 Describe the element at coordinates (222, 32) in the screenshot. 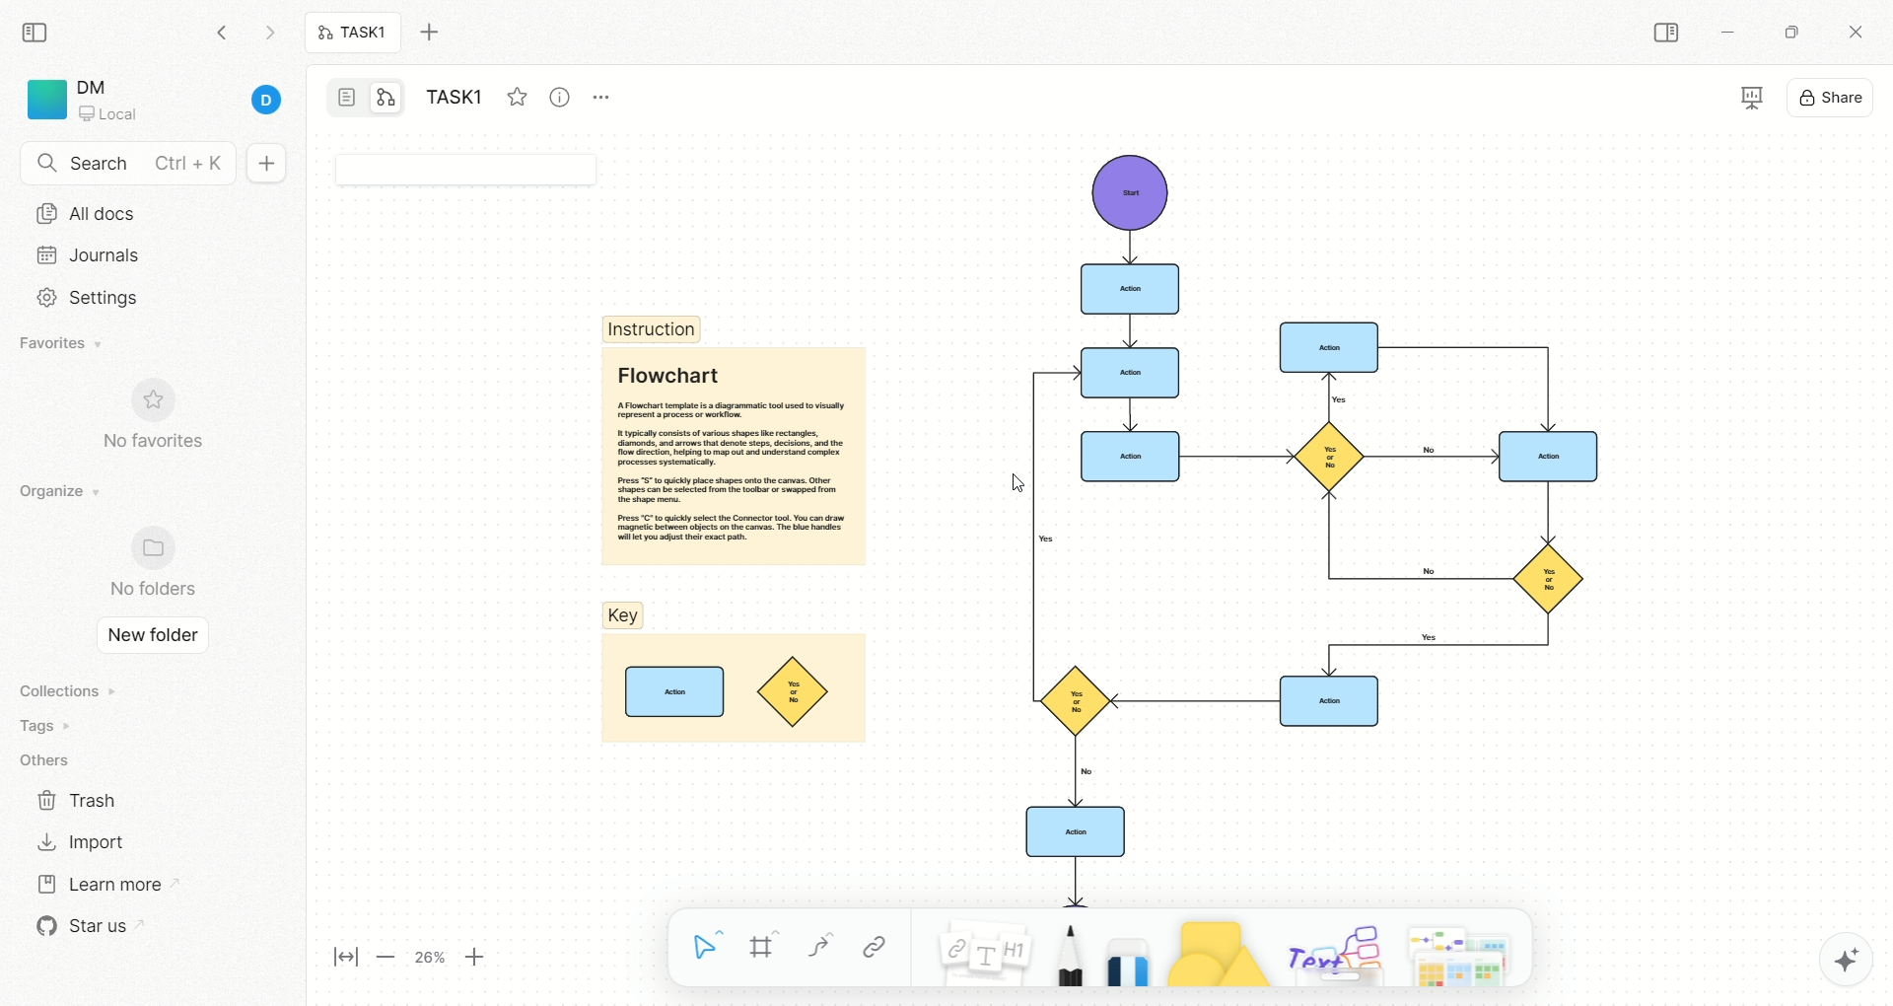

I see `go backward` at that location.